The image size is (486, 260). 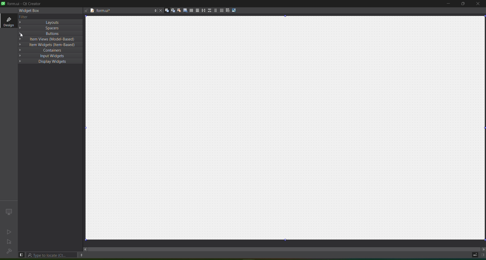 I want to click on containers, so click(x=50, y=50).